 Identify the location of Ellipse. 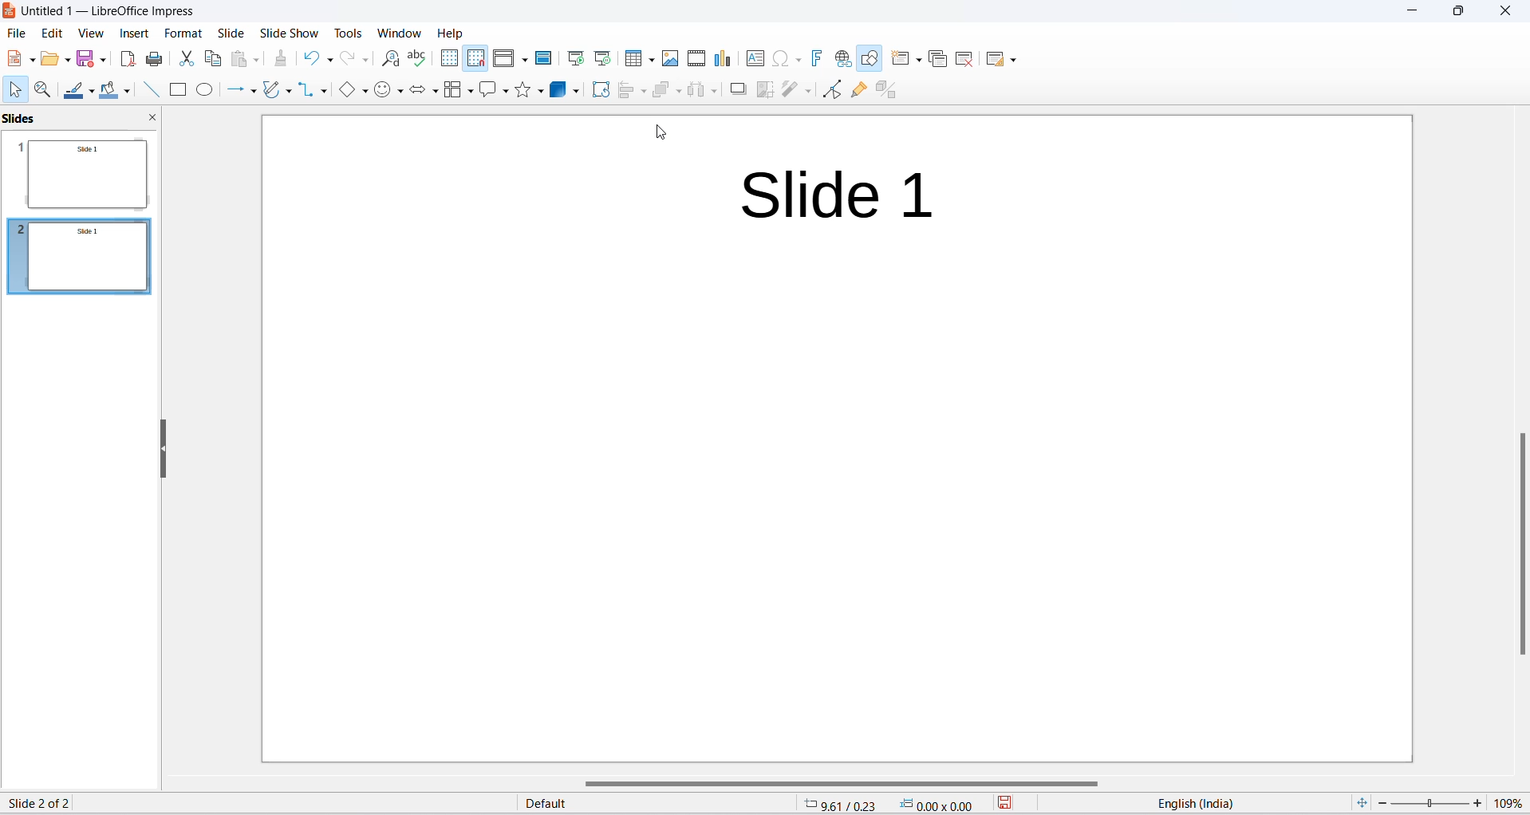
(203, 92).